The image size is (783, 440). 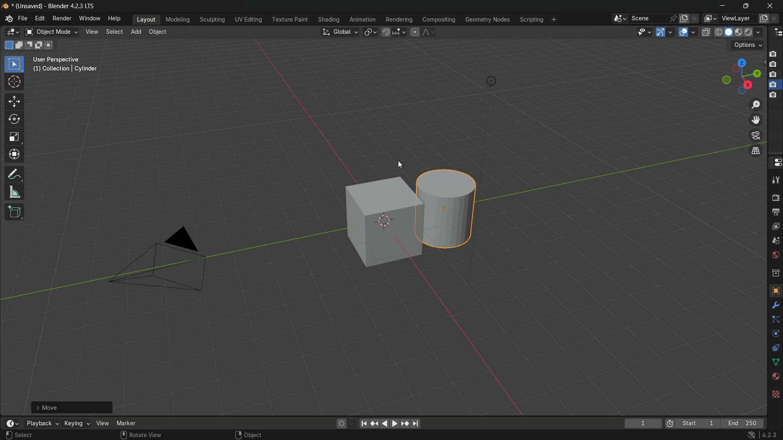 I want to click on rendering menu, so click(x=399, y=20).